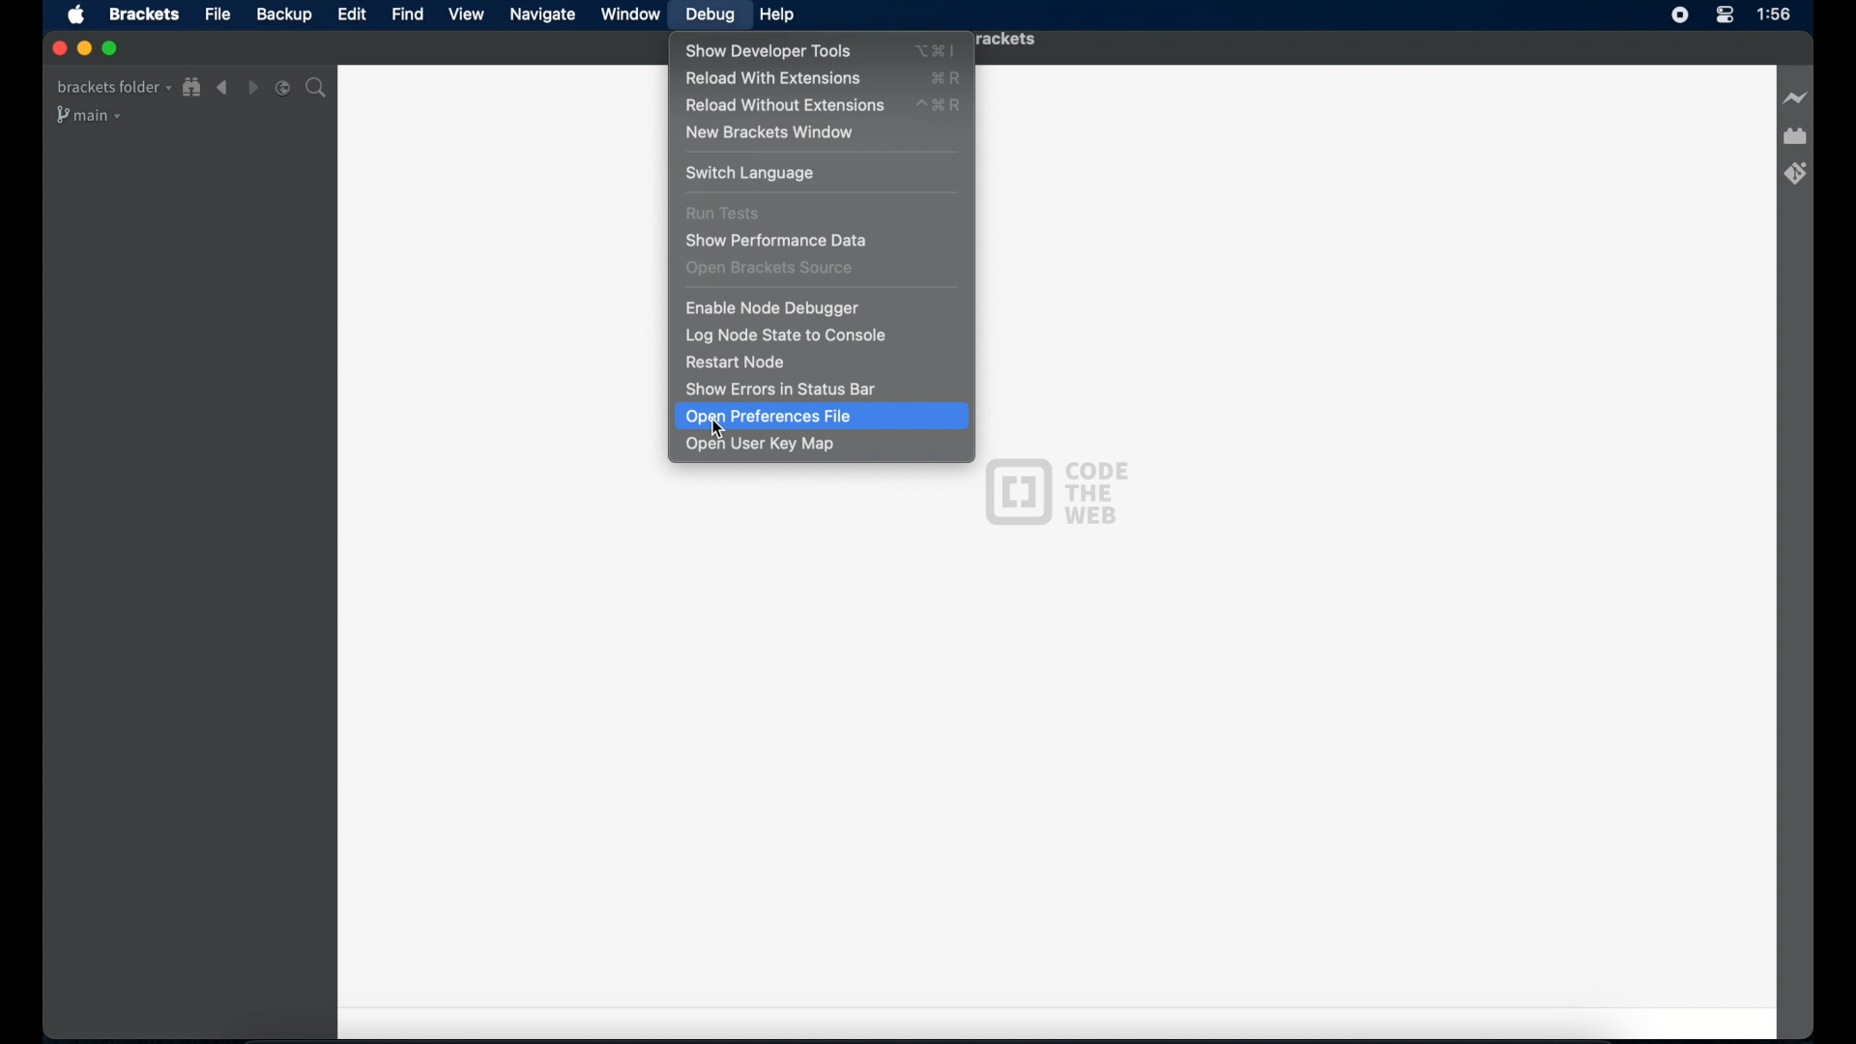 This screenshot has width=1856, height=1044. Describe the element at coordinates (145, 14) in the screenshot. I see `brackets` at that location.